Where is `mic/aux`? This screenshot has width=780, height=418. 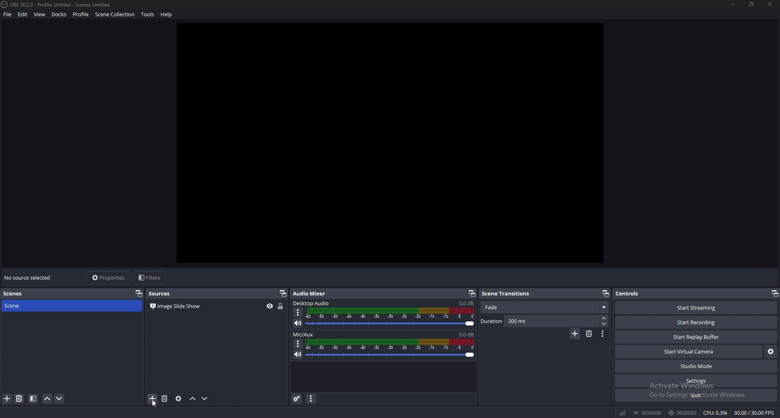
mic/aux is located at coordinates (304, 334).